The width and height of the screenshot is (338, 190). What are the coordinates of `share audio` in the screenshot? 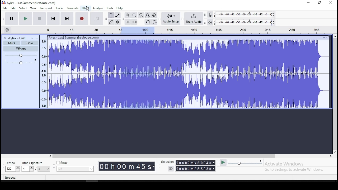 It's located at (194, 19).